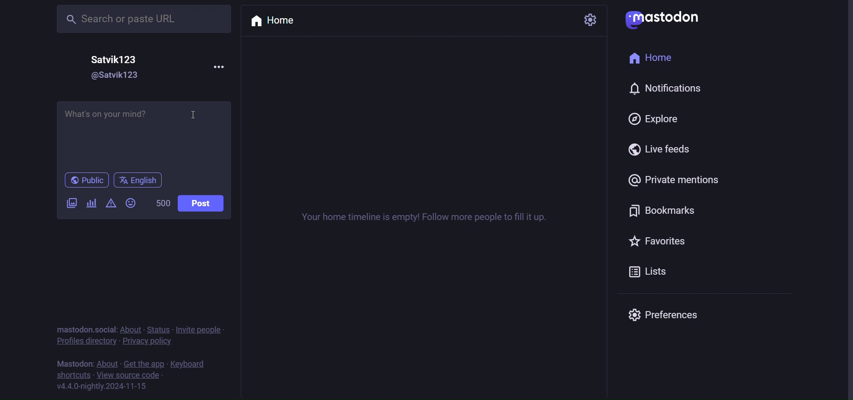 The image size is (853, 400). Describe the element at coordinates (665, 18) in the screenshot. I see `mastodon` at that location.